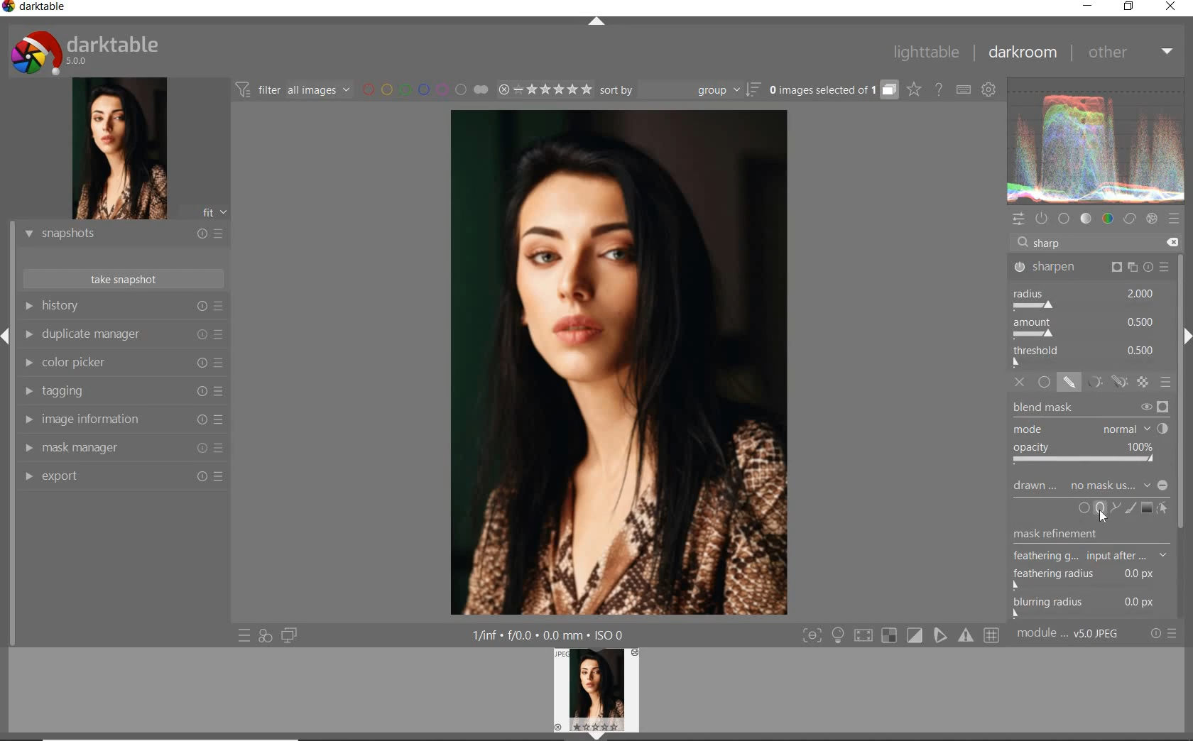 This screenshot has width=1193, height=741. What do you see at coordinates (1068, 632) in the screenshot?
I see `module..v50JPEG` at bounding box center [1068, 632].